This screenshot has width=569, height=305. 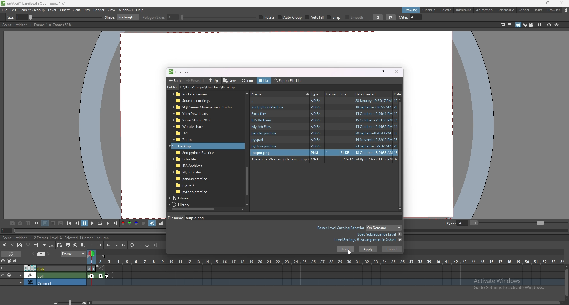 I want to click on preview, so click(x=549, y=25).